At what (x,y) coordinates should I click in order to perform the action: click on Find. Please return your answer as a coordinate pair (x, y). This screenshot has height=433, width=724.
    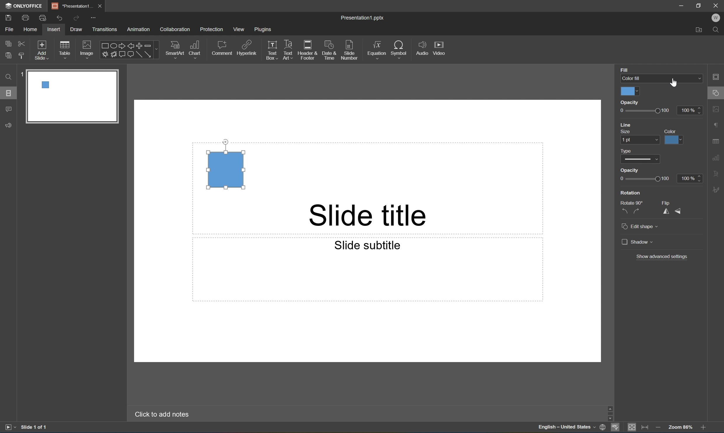
    Looking at the image, I should click on (717, 31).